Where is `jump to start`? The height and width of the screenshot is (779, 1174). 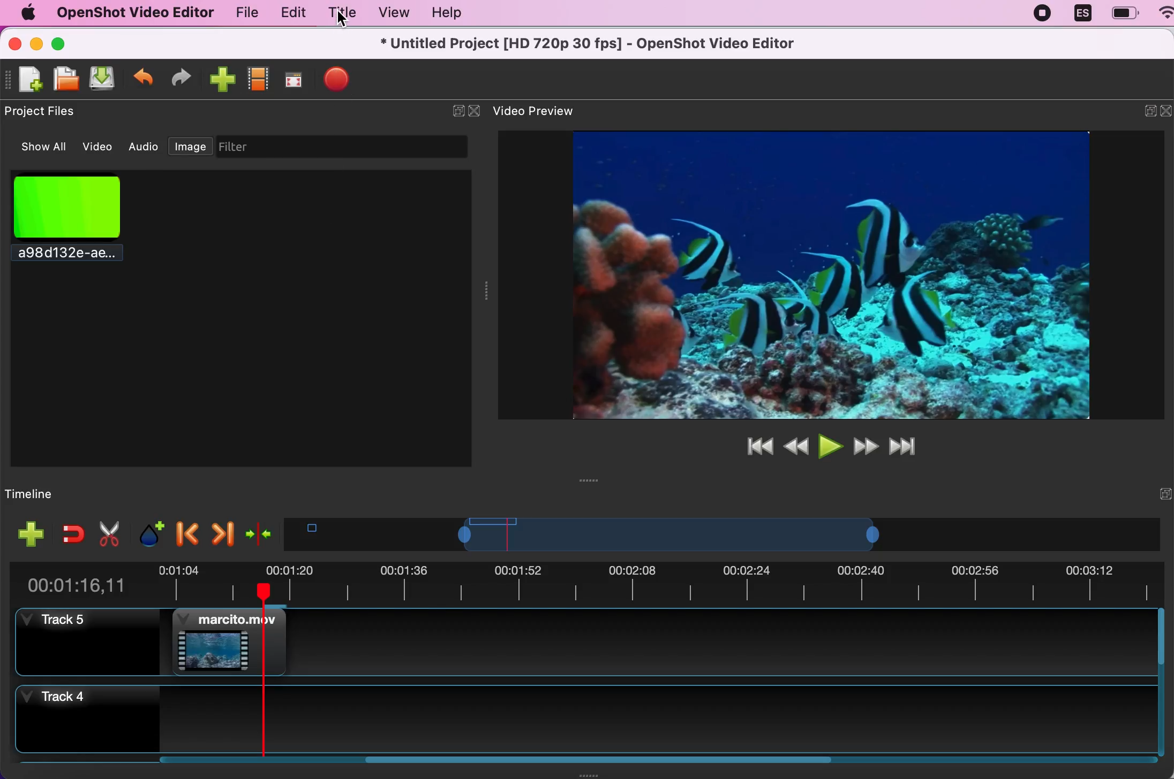
jump to start is located at coordinates (756, 446).